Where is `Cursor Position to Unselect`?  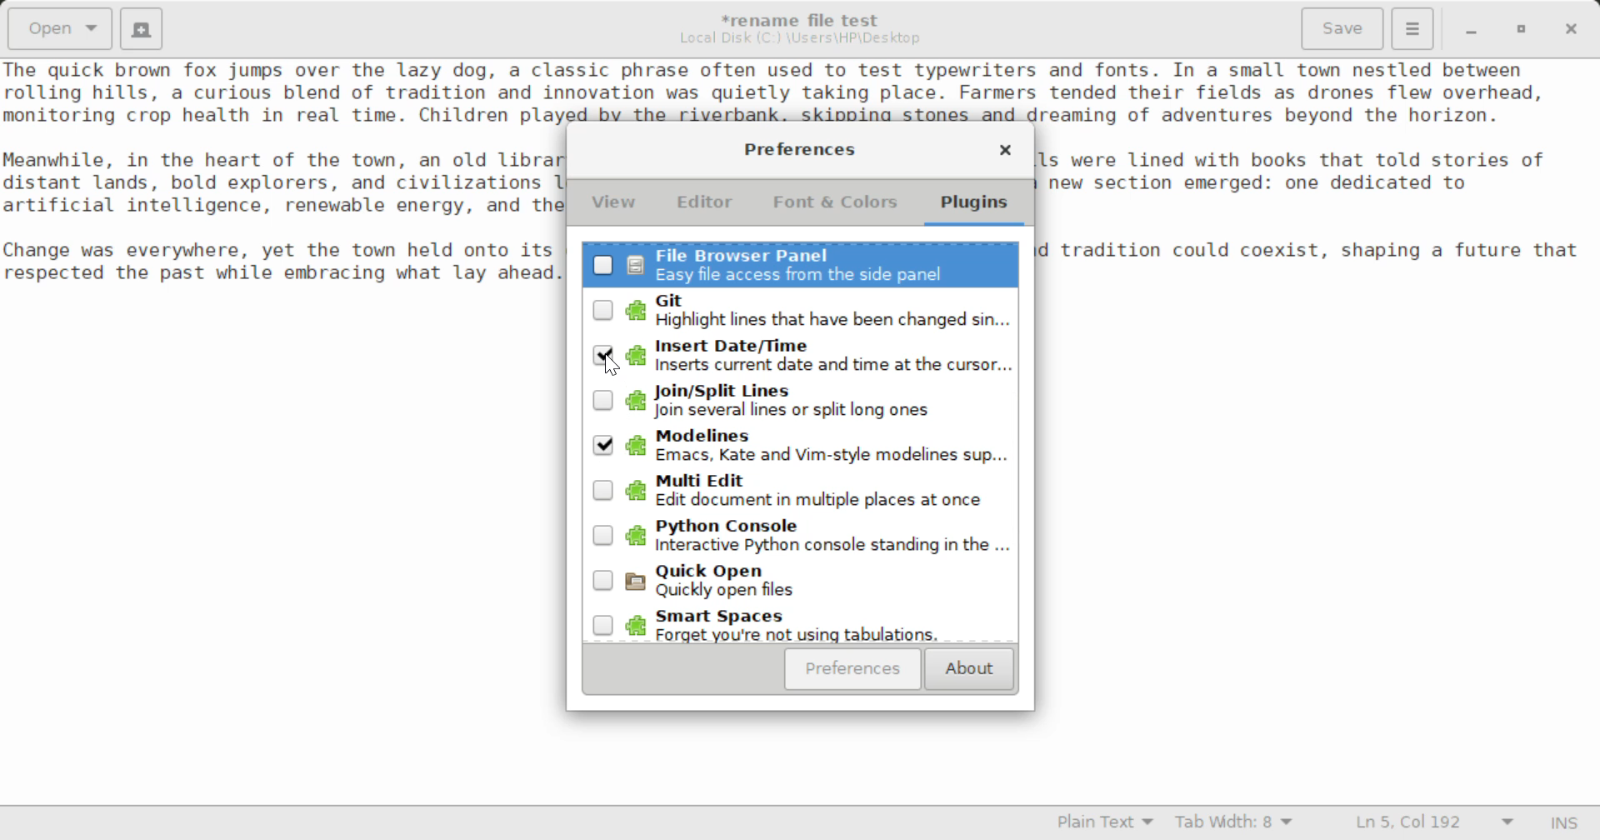 Cursor Position to Unselect is located at coordinates (603, 357).